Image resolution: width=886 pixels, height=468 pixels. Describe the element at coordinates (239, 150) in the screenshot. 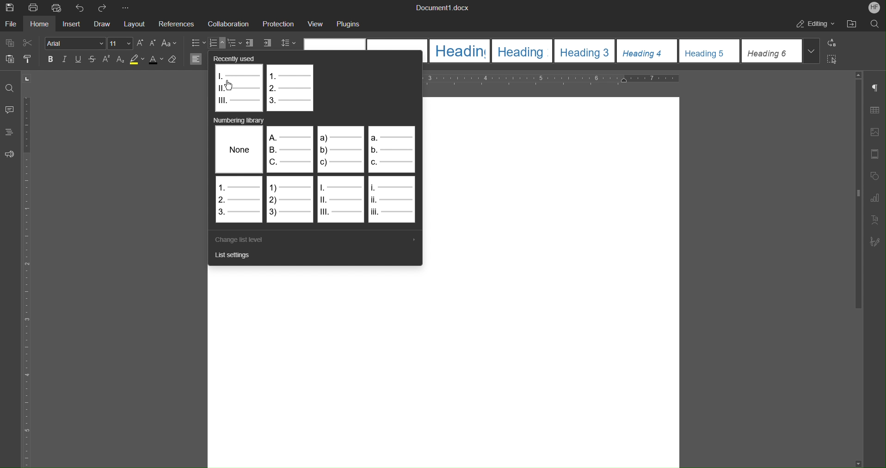

I see `None` at that location.